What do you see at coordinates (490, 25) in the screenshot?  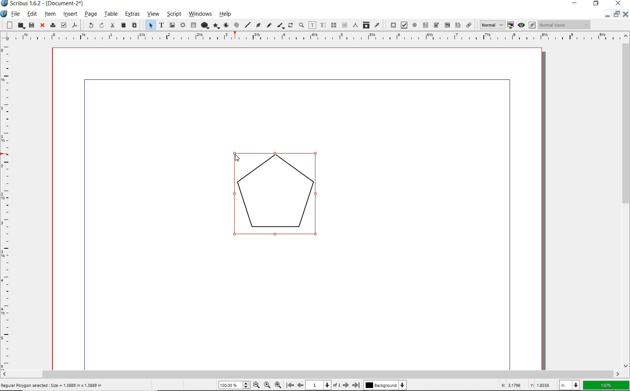 I see `select image preview quality` at bounding box center [490, 25].